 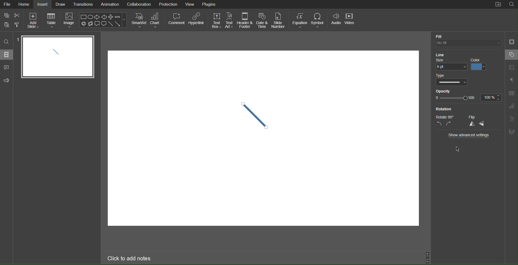 What do you see at coordinates (512, 81) in the screenshot?
I see `Paragraph Settings` at bounding box center [512, 81].